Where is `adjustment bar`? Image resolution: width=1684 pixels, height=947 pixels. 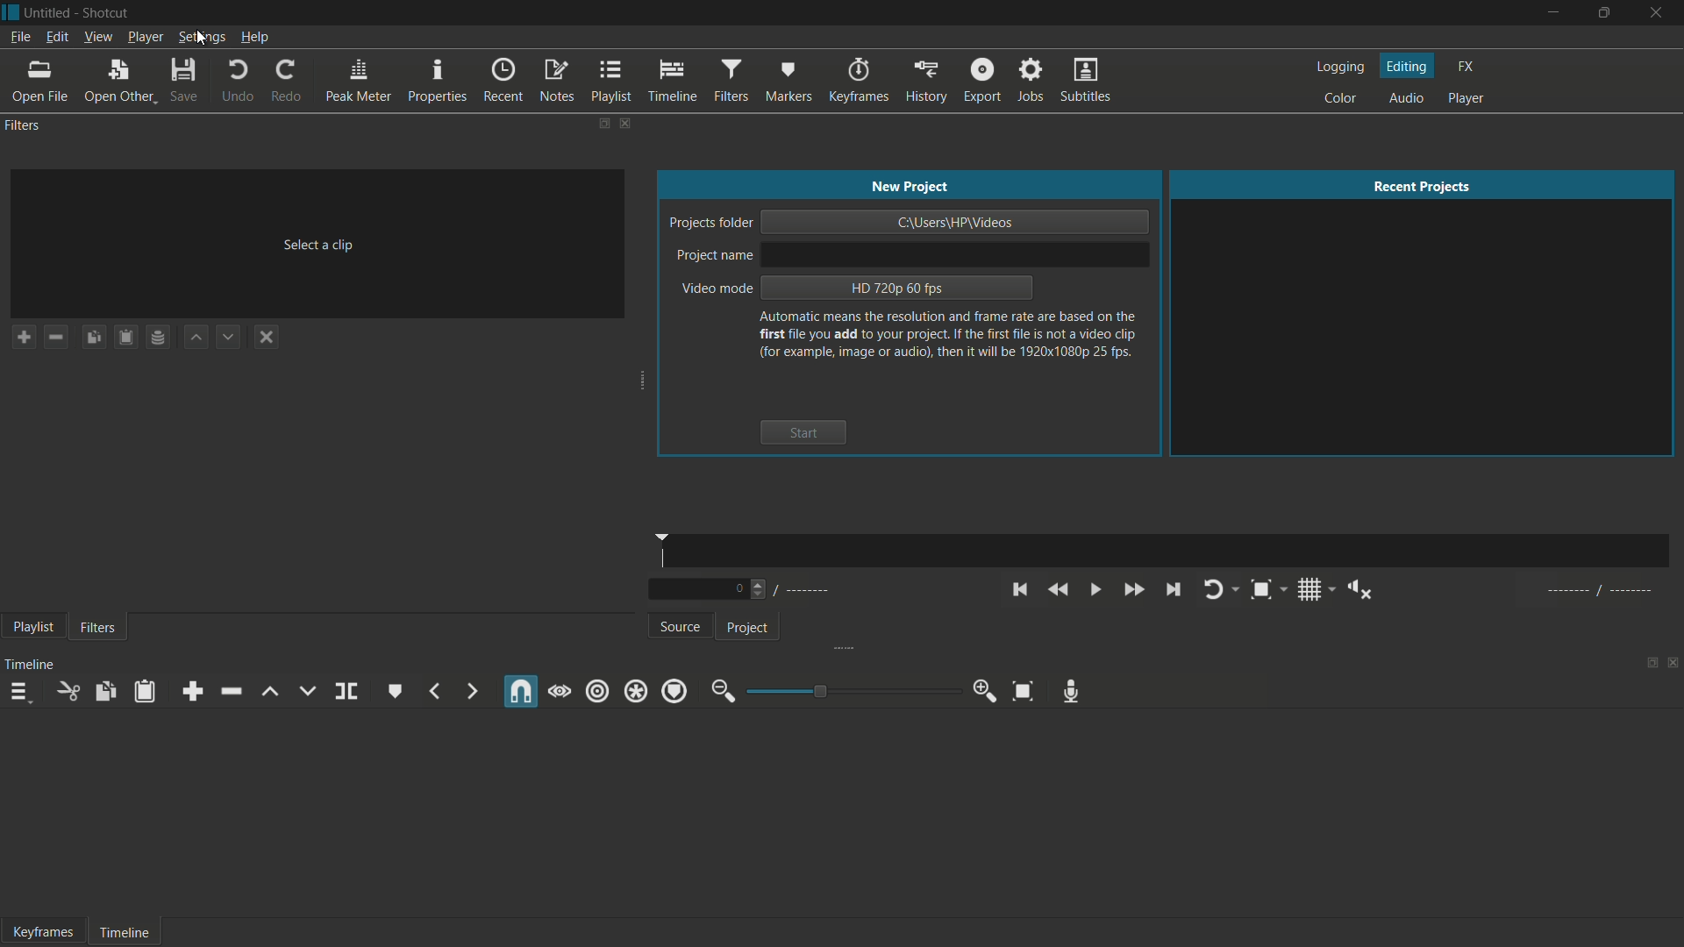
adjustment bar is located at coordinates (849, 691).